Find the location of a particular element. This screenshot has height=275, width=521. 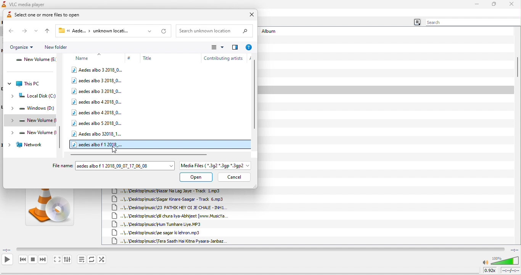

aedes albo f 1 2018_09_07_17_06_08 is located at coordinates (125, 165).